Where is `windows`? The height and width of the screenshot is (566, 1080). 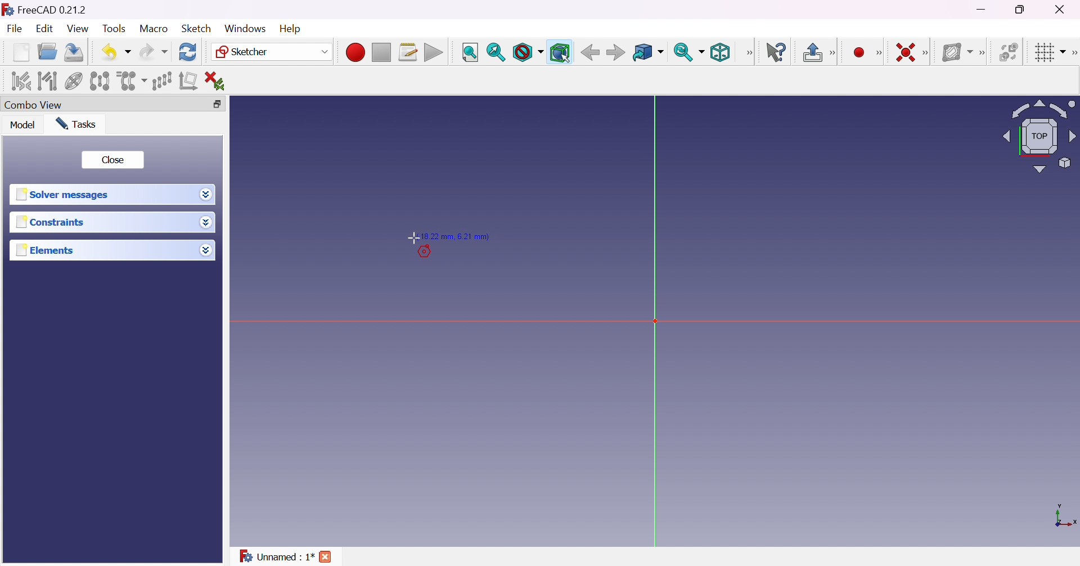
windows is located at coordinates (245, 29).